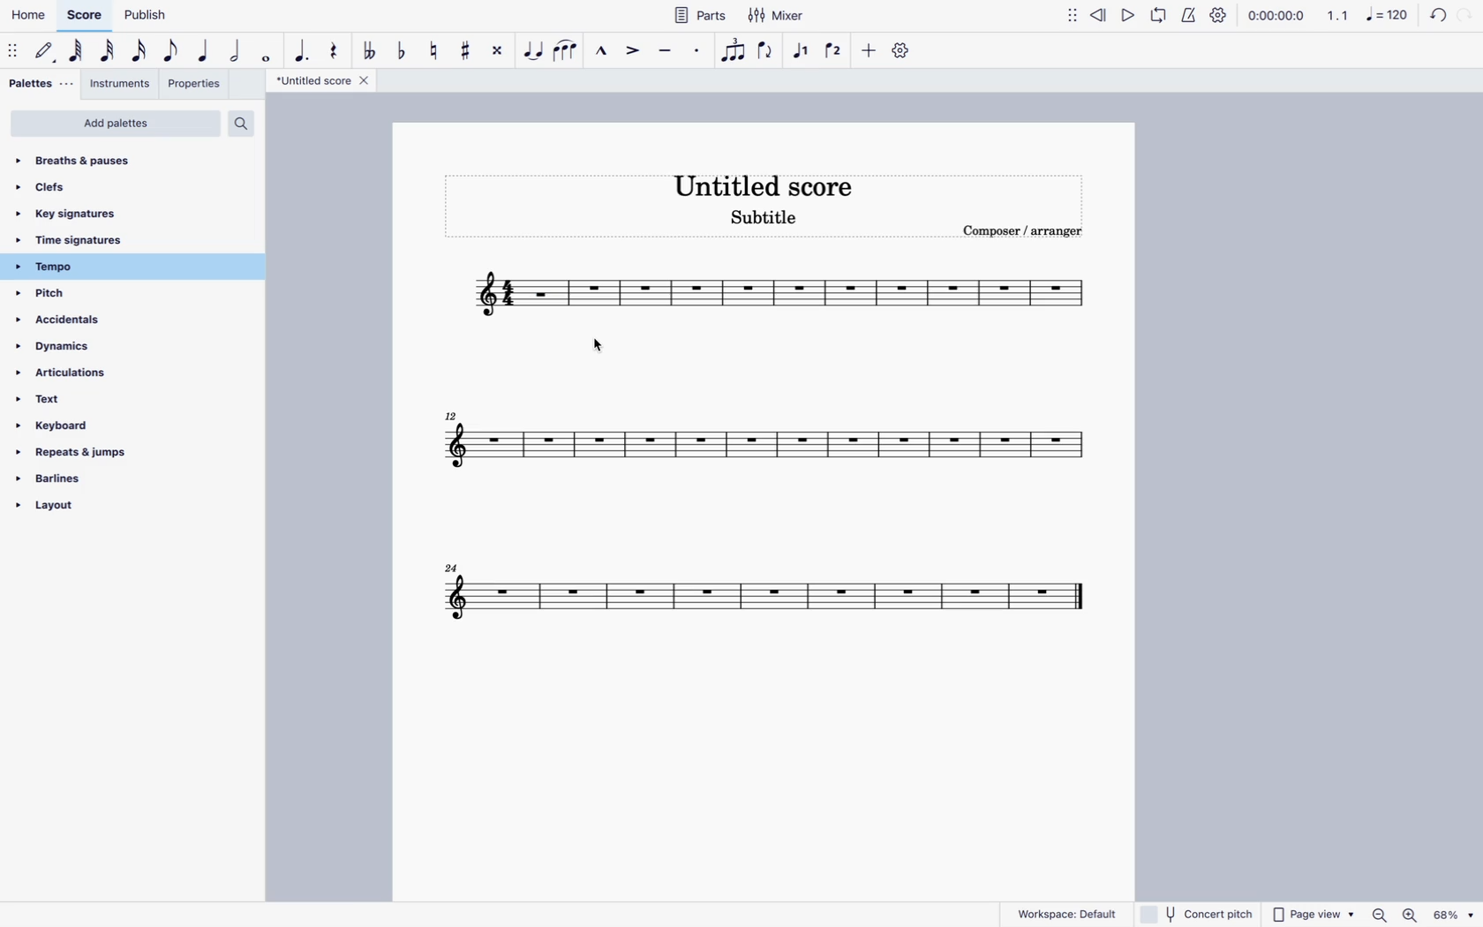 The width and height of the screenshot is (1483, 927). I want to click on repeats & jumps, so click(87, 454).